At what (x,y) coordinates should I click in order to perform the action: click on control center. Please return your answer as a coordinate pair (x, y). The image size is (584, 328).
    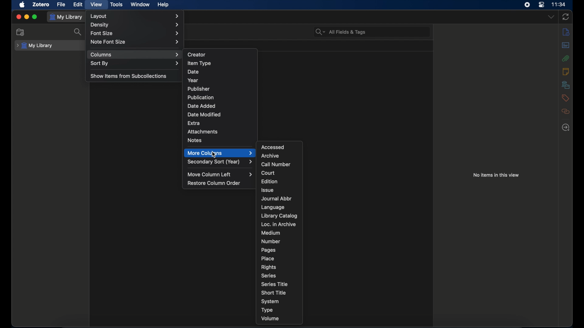
    Looking at the image, I should click on (541, 5).